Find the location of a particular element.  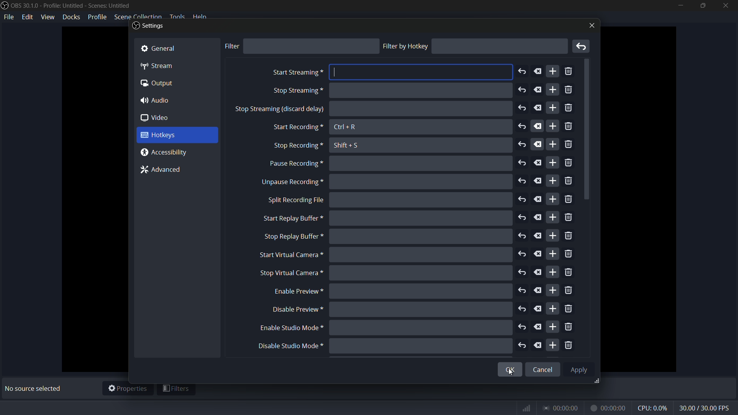

Shift + S is located at coordinates (346, 145).